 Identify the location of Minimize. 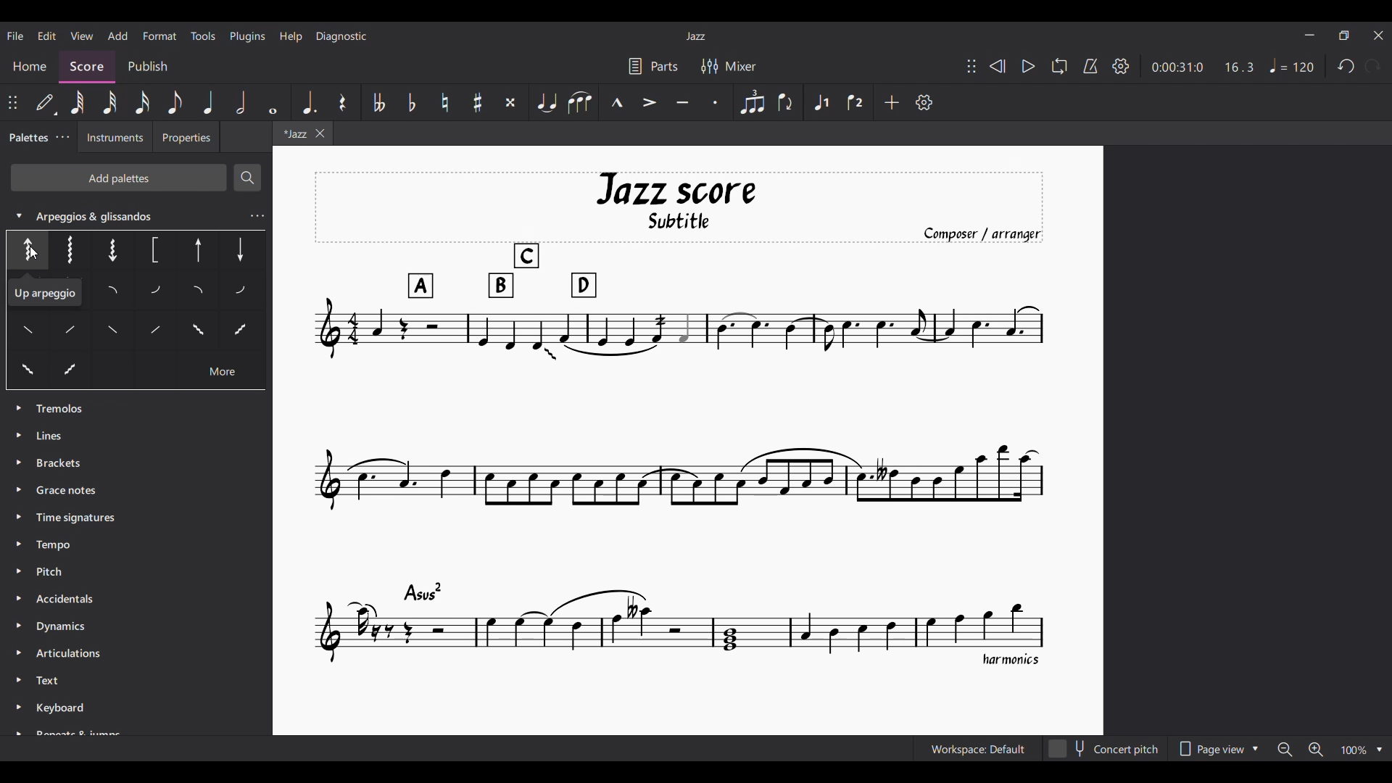
(1309, 35).